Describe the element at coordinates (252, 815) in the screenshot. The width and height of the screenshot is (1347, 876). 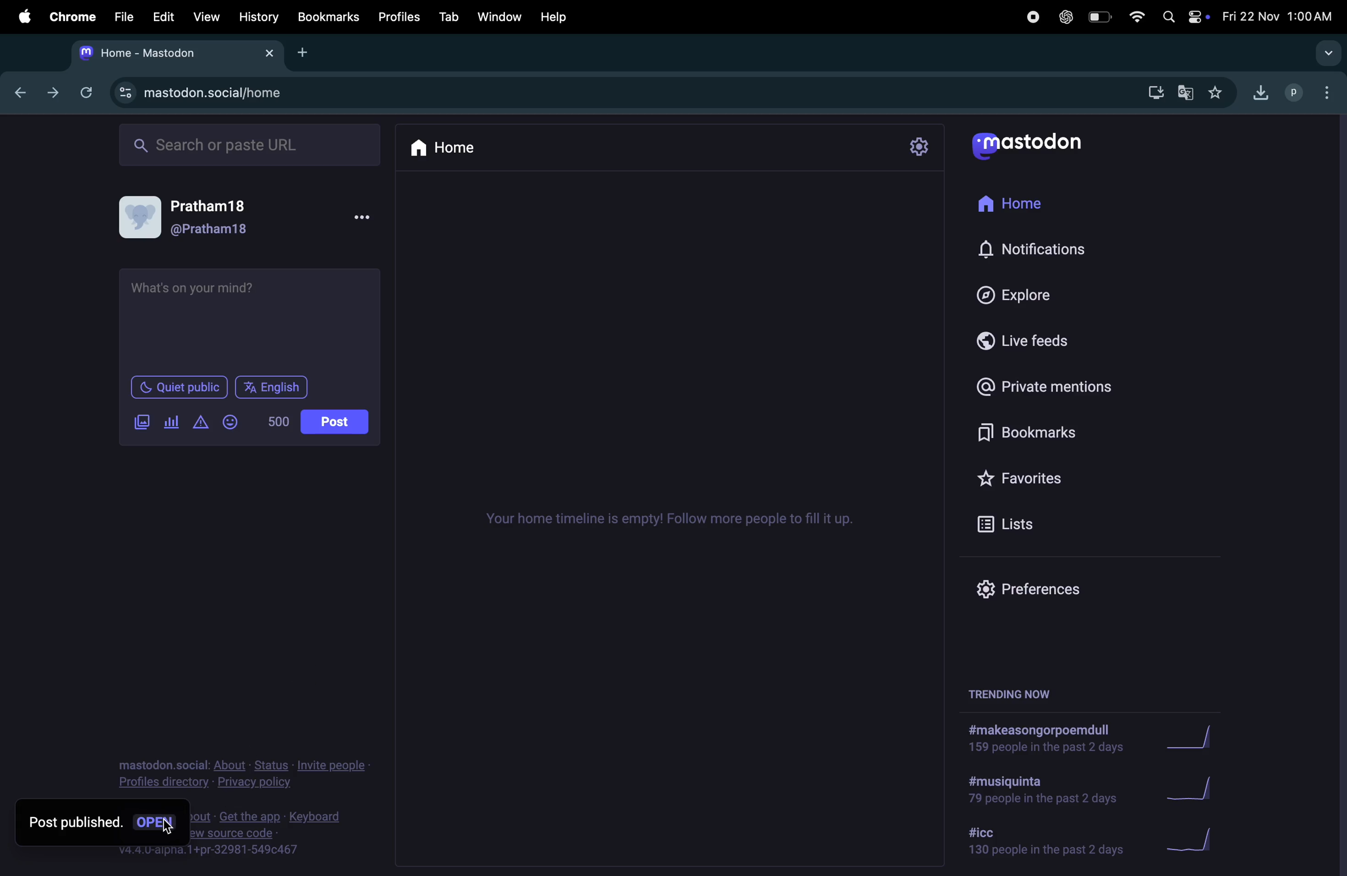
I see `get the app` at that location.